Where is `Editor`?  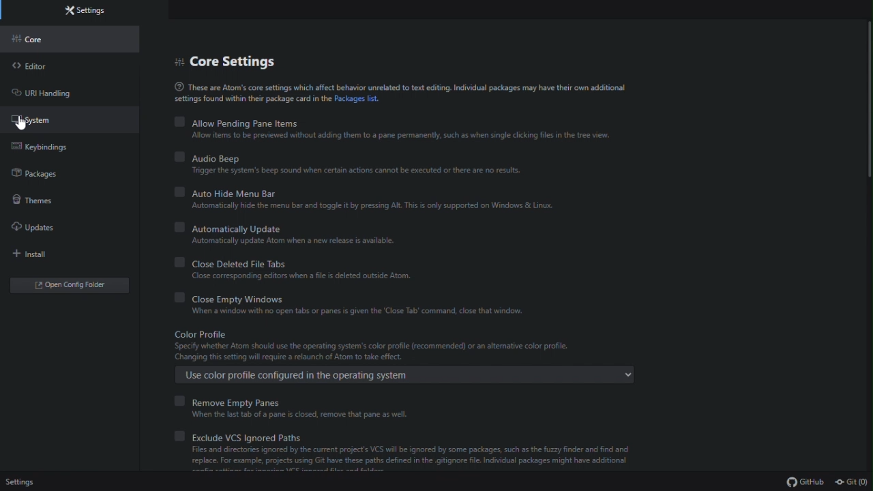 Editor is located at coordinates (49, 69).